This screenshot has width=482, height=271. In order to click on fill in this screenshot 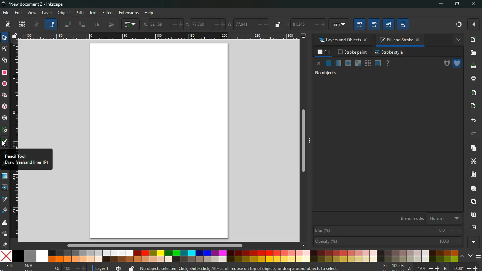, I will do `click(5, 210)`.